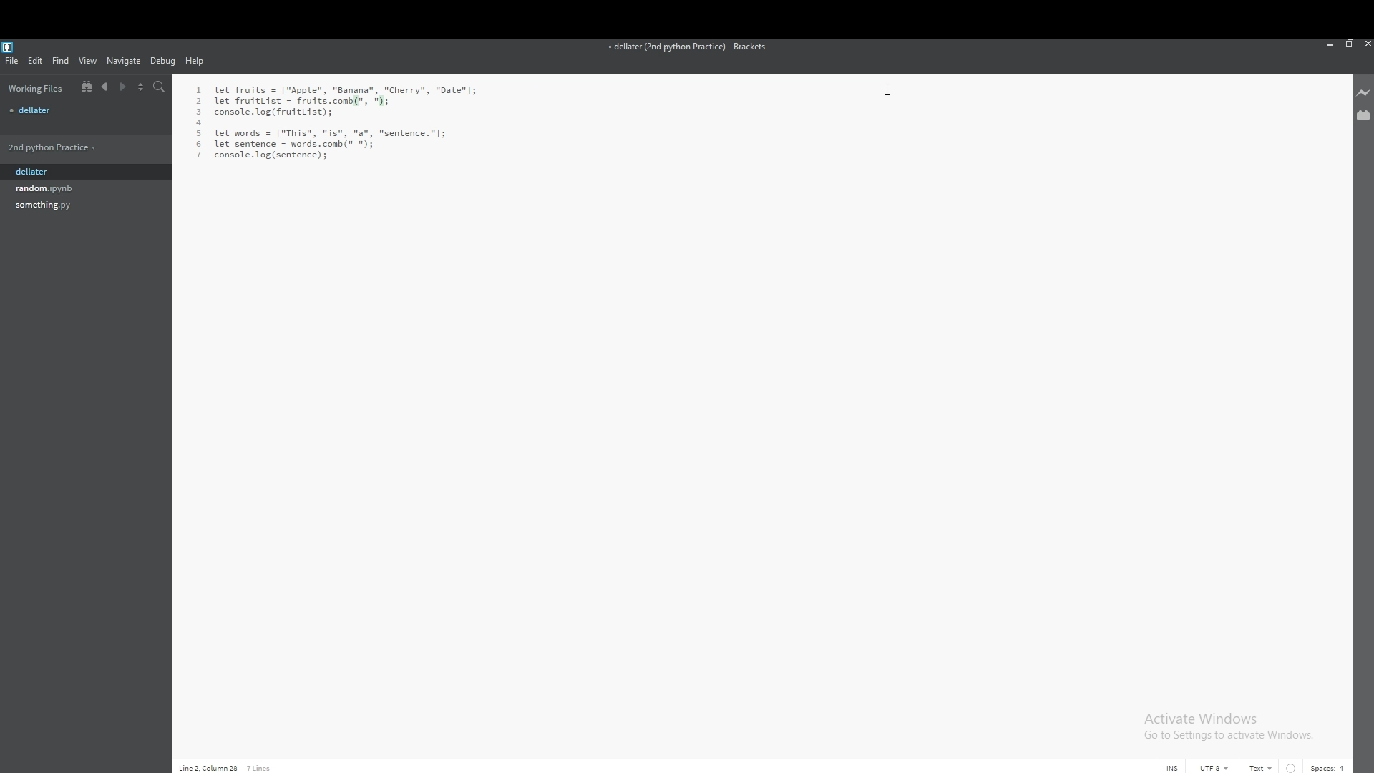  What do you see at coordinates (163, 61) in the screenshot?
I see `debug` at bounding box center [163, 61].